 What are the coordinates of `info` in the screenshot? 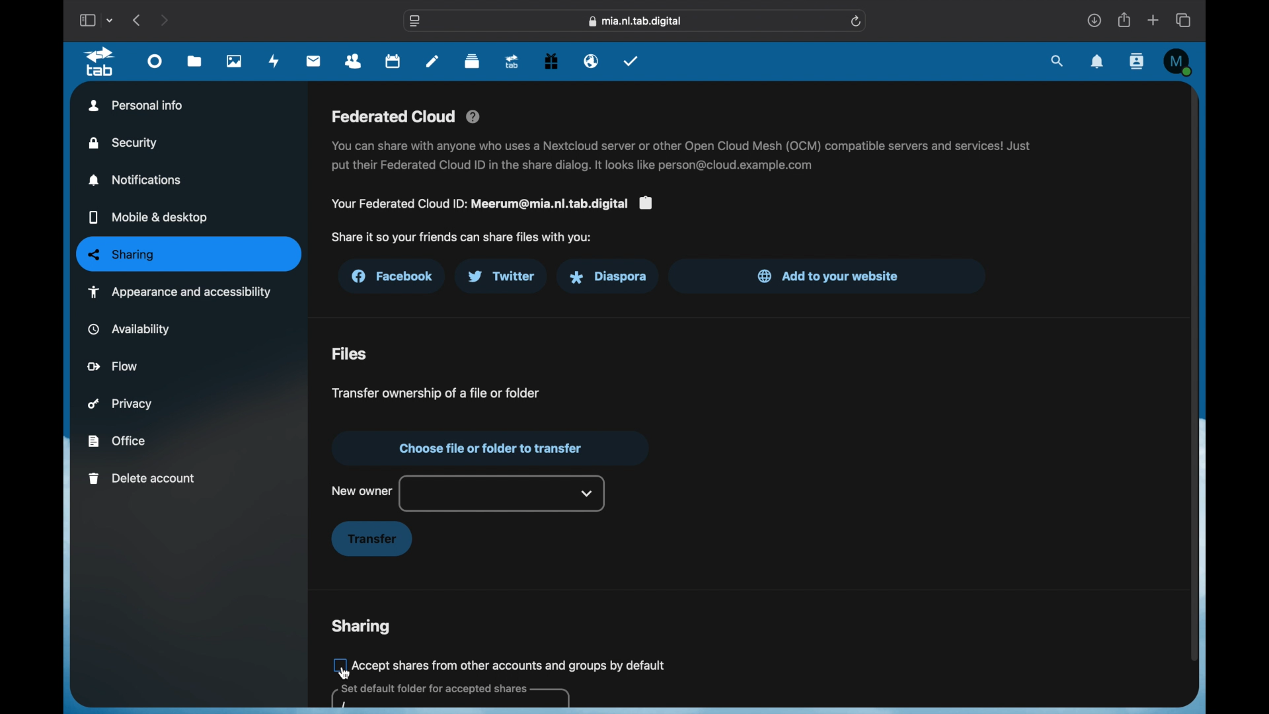 It's located at (491, 204).